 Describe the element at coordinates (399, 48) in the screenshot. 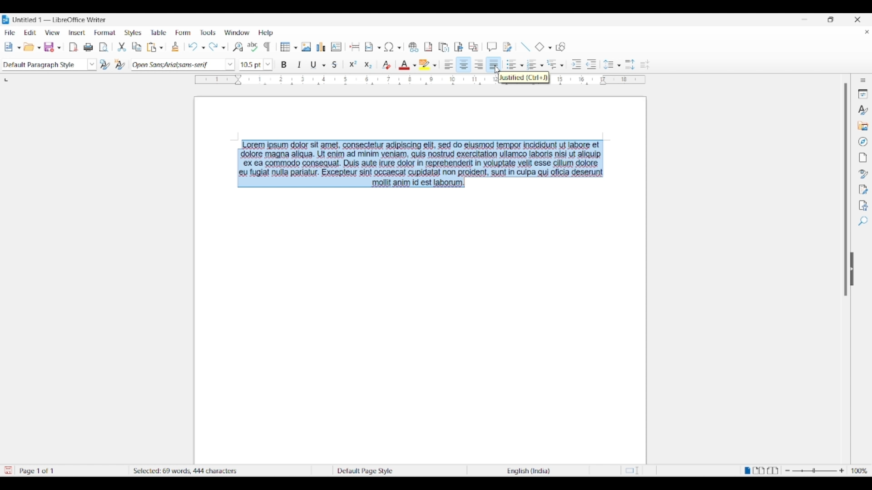

I see `Special character options` at that location.